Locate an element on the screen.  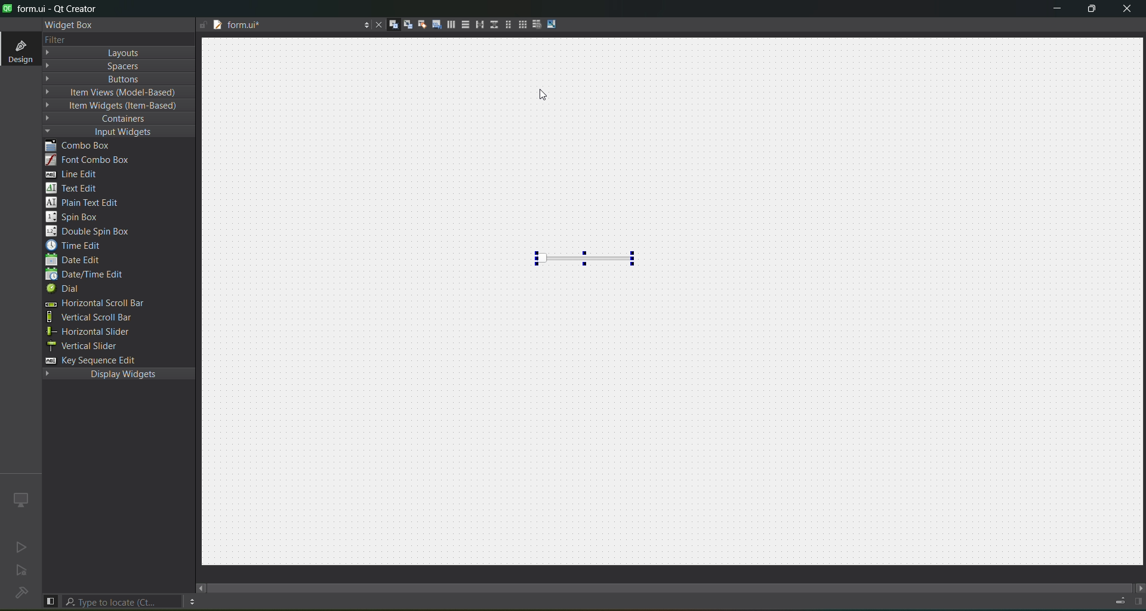
spin box is located at coordinates (75, 218).